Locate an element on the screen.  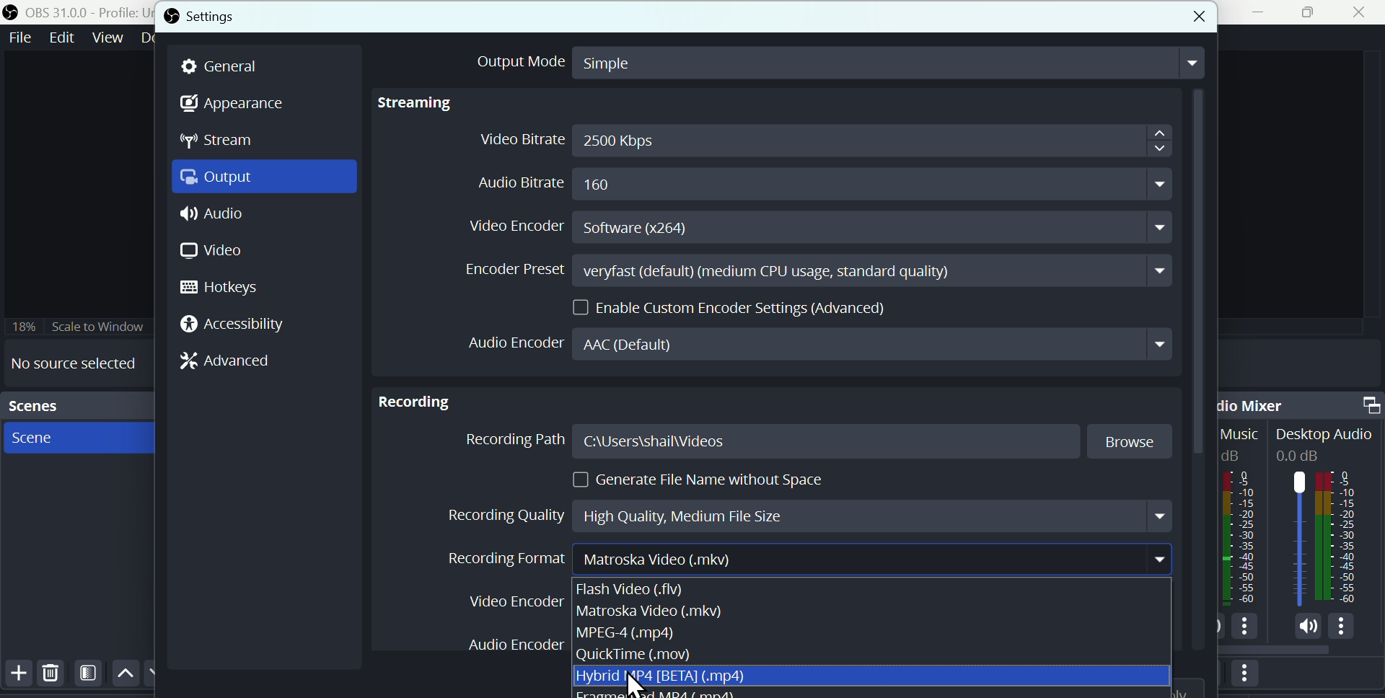
Advanced is located at coordinates (229, 361).